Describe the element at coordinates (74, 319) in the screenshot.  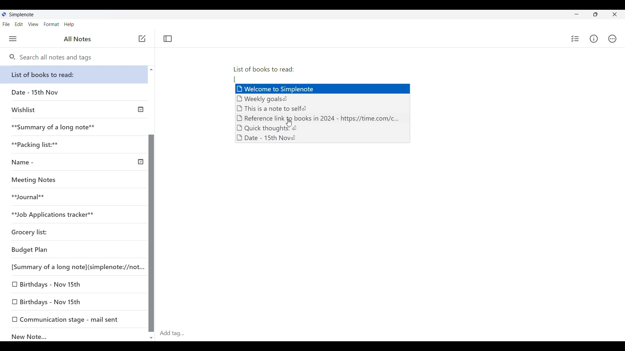
I see `Communication stage - mail sent` at that location.